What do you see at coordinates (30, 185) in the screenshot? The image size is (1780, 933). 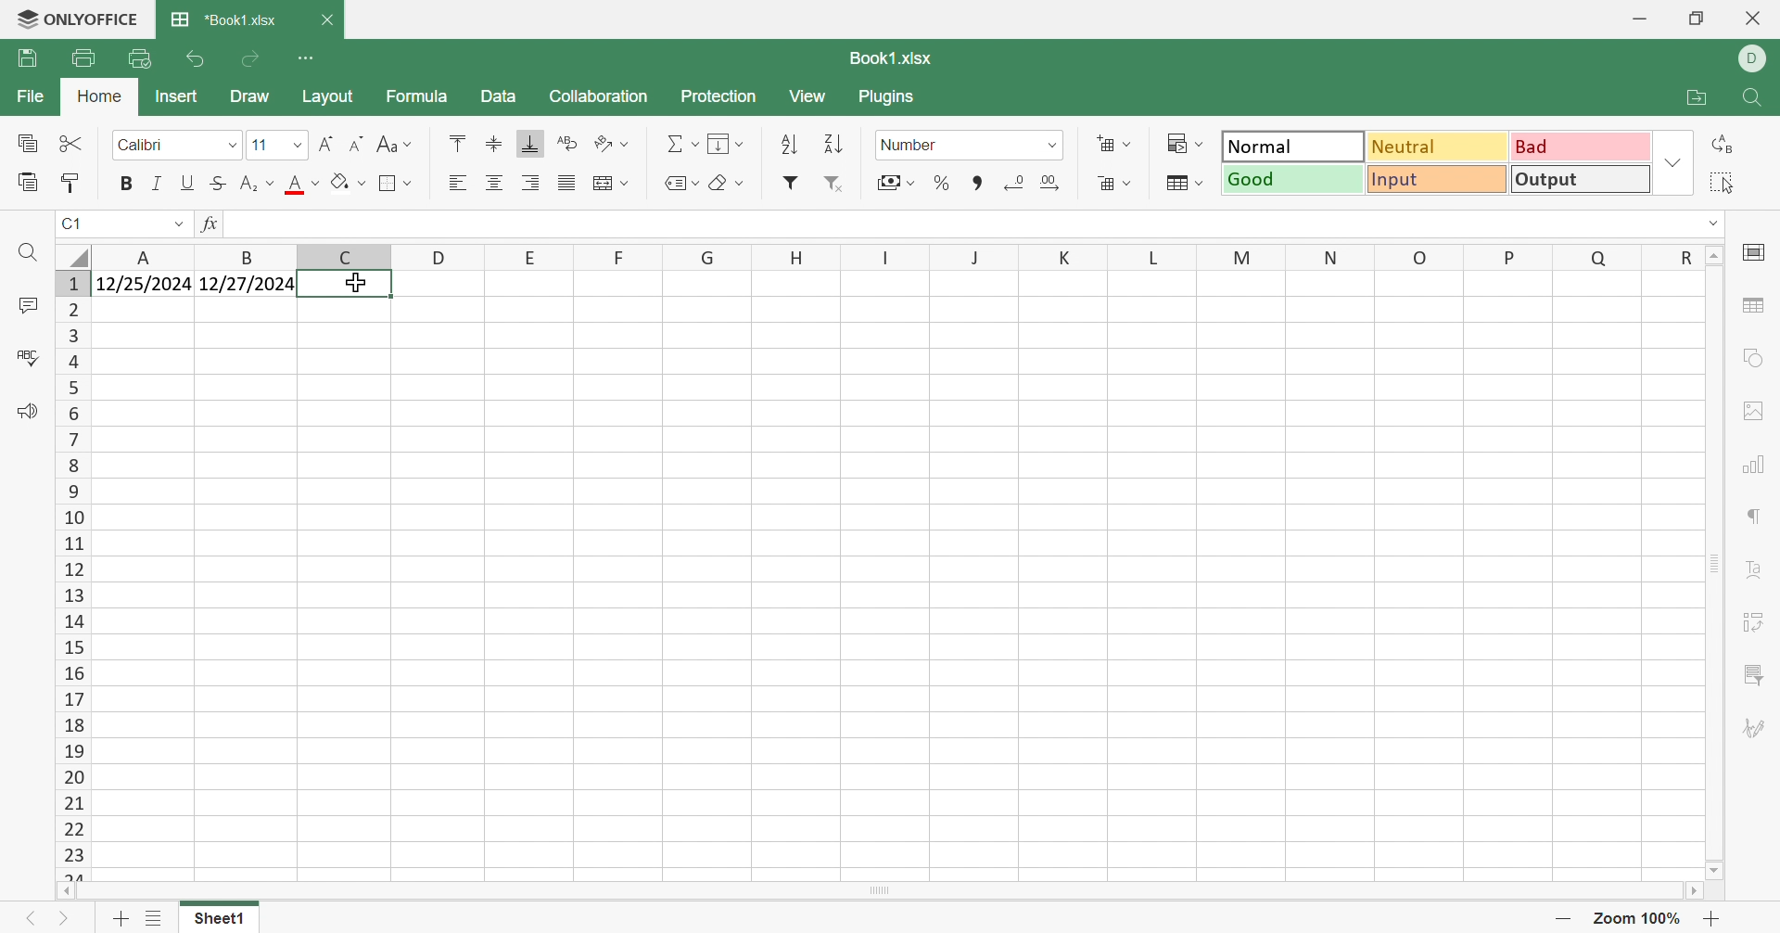 I see `Paste` at bounding box center [30, 185].